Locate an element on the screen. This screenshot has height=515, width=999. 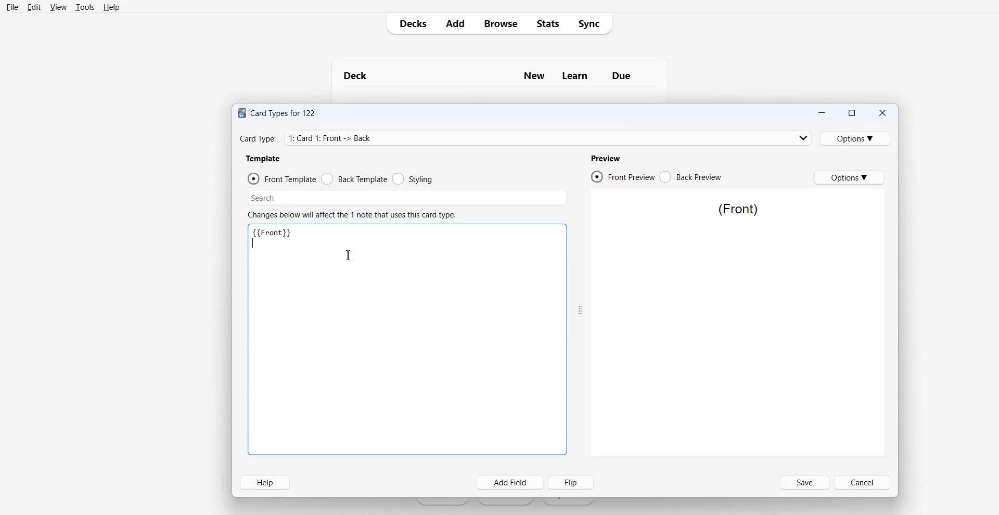
Tools is located at coordinates (85, 7).